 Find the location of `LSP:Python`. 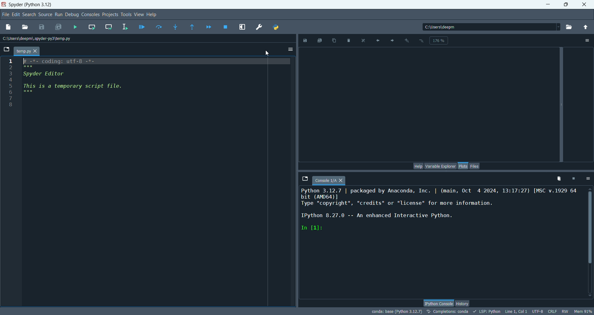

LSP:Python is located at coordinates (487, 312).